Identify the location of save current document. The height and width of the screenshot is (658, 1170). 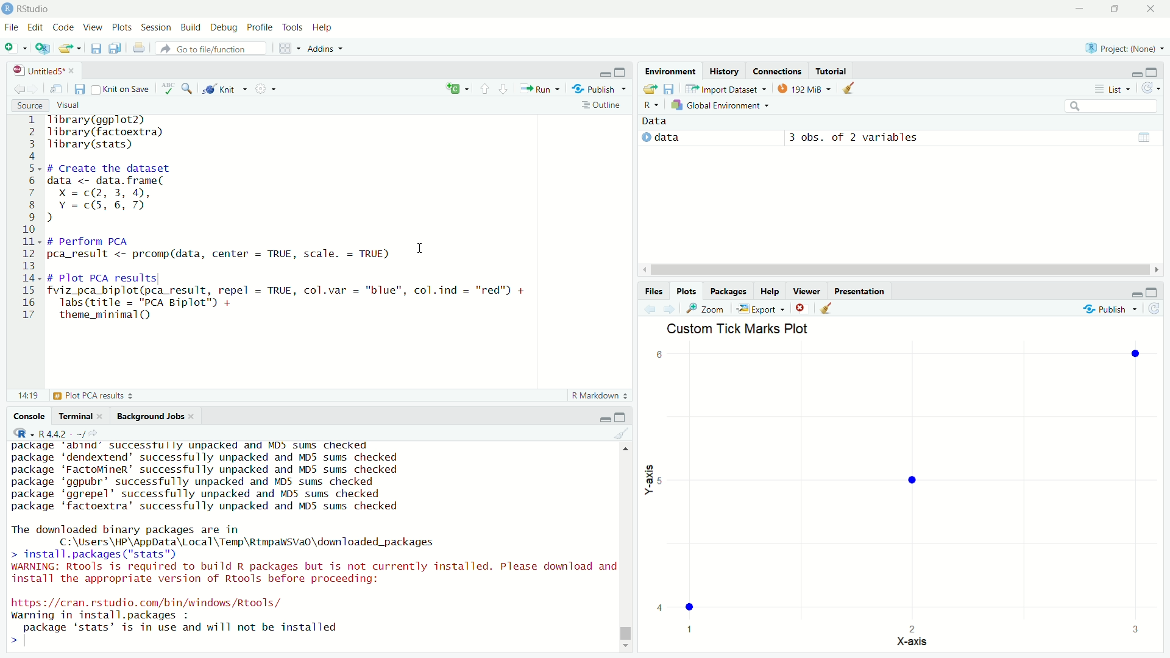
(80, 89).